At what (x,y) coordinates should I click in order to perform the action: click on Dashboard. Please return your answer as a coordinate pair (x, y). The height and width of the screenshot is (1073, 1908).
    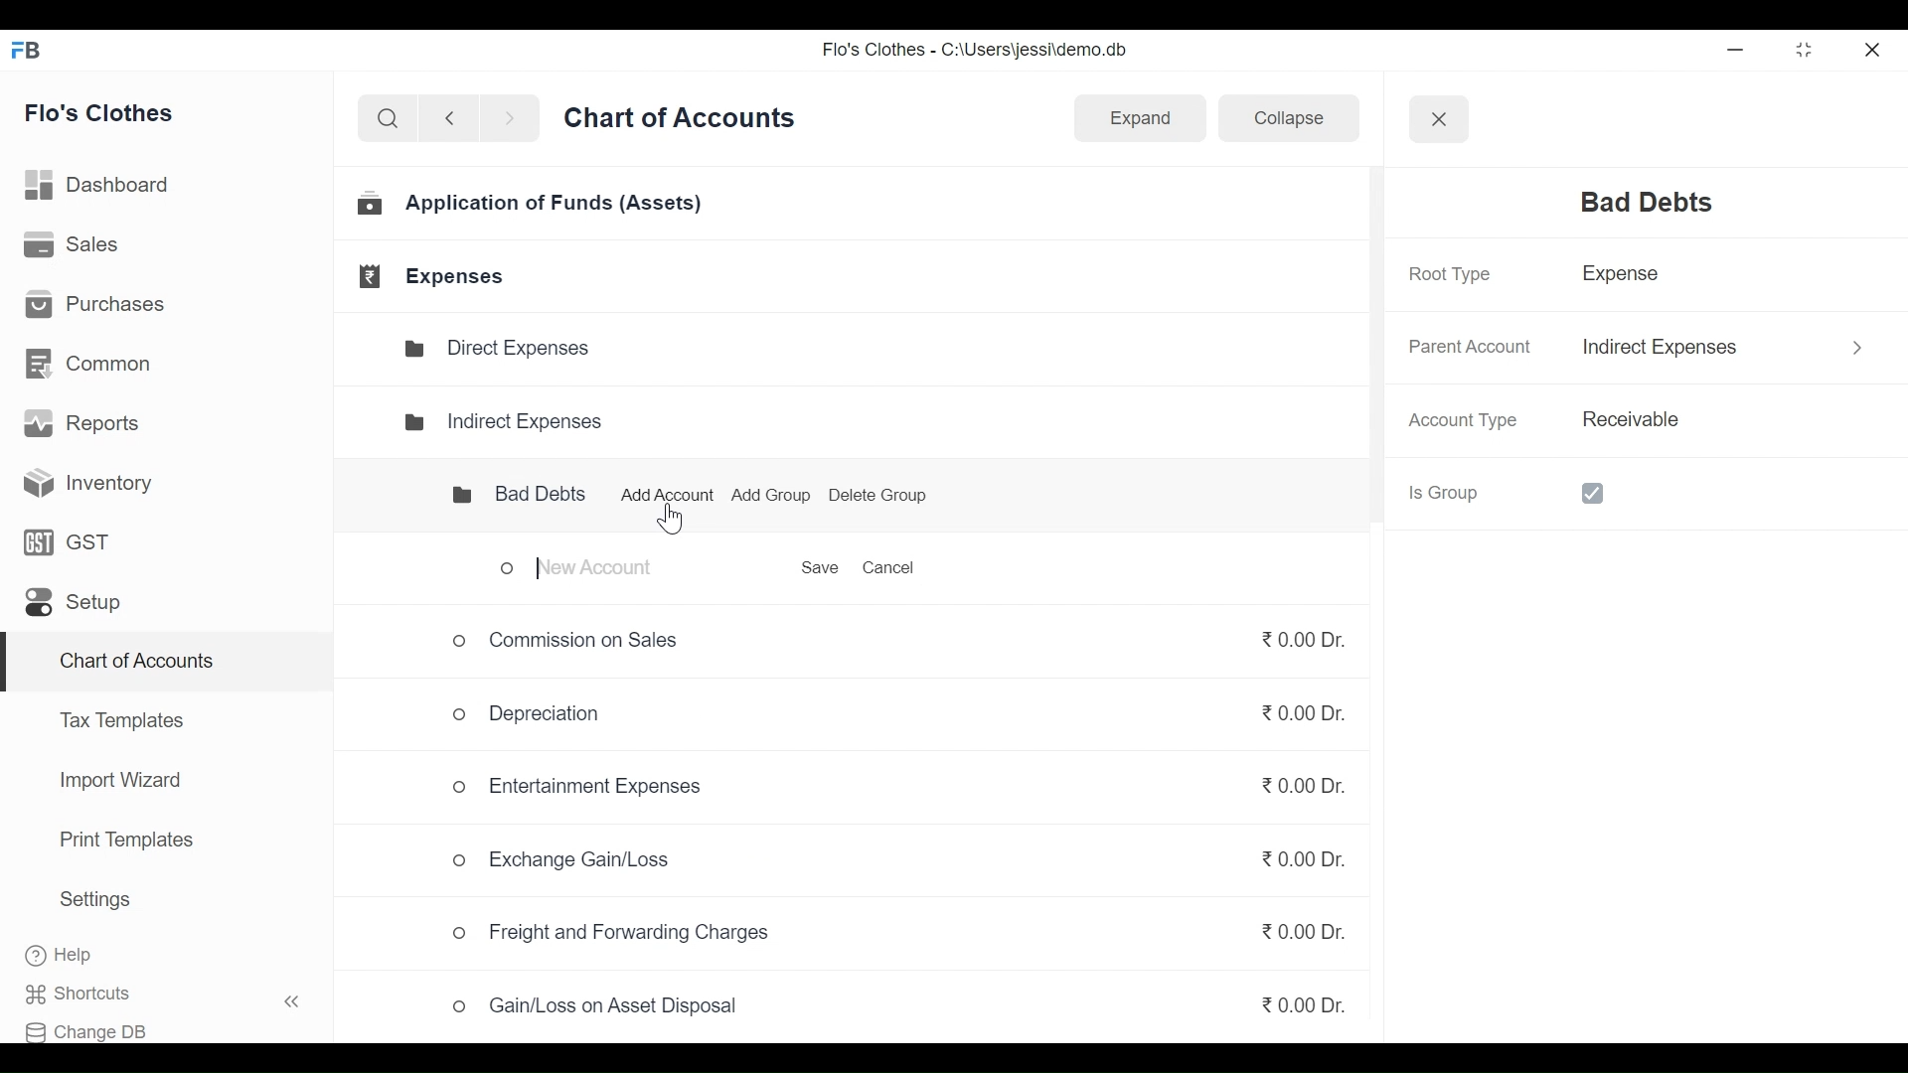
    Looking at the image, I should click on (106, 185).